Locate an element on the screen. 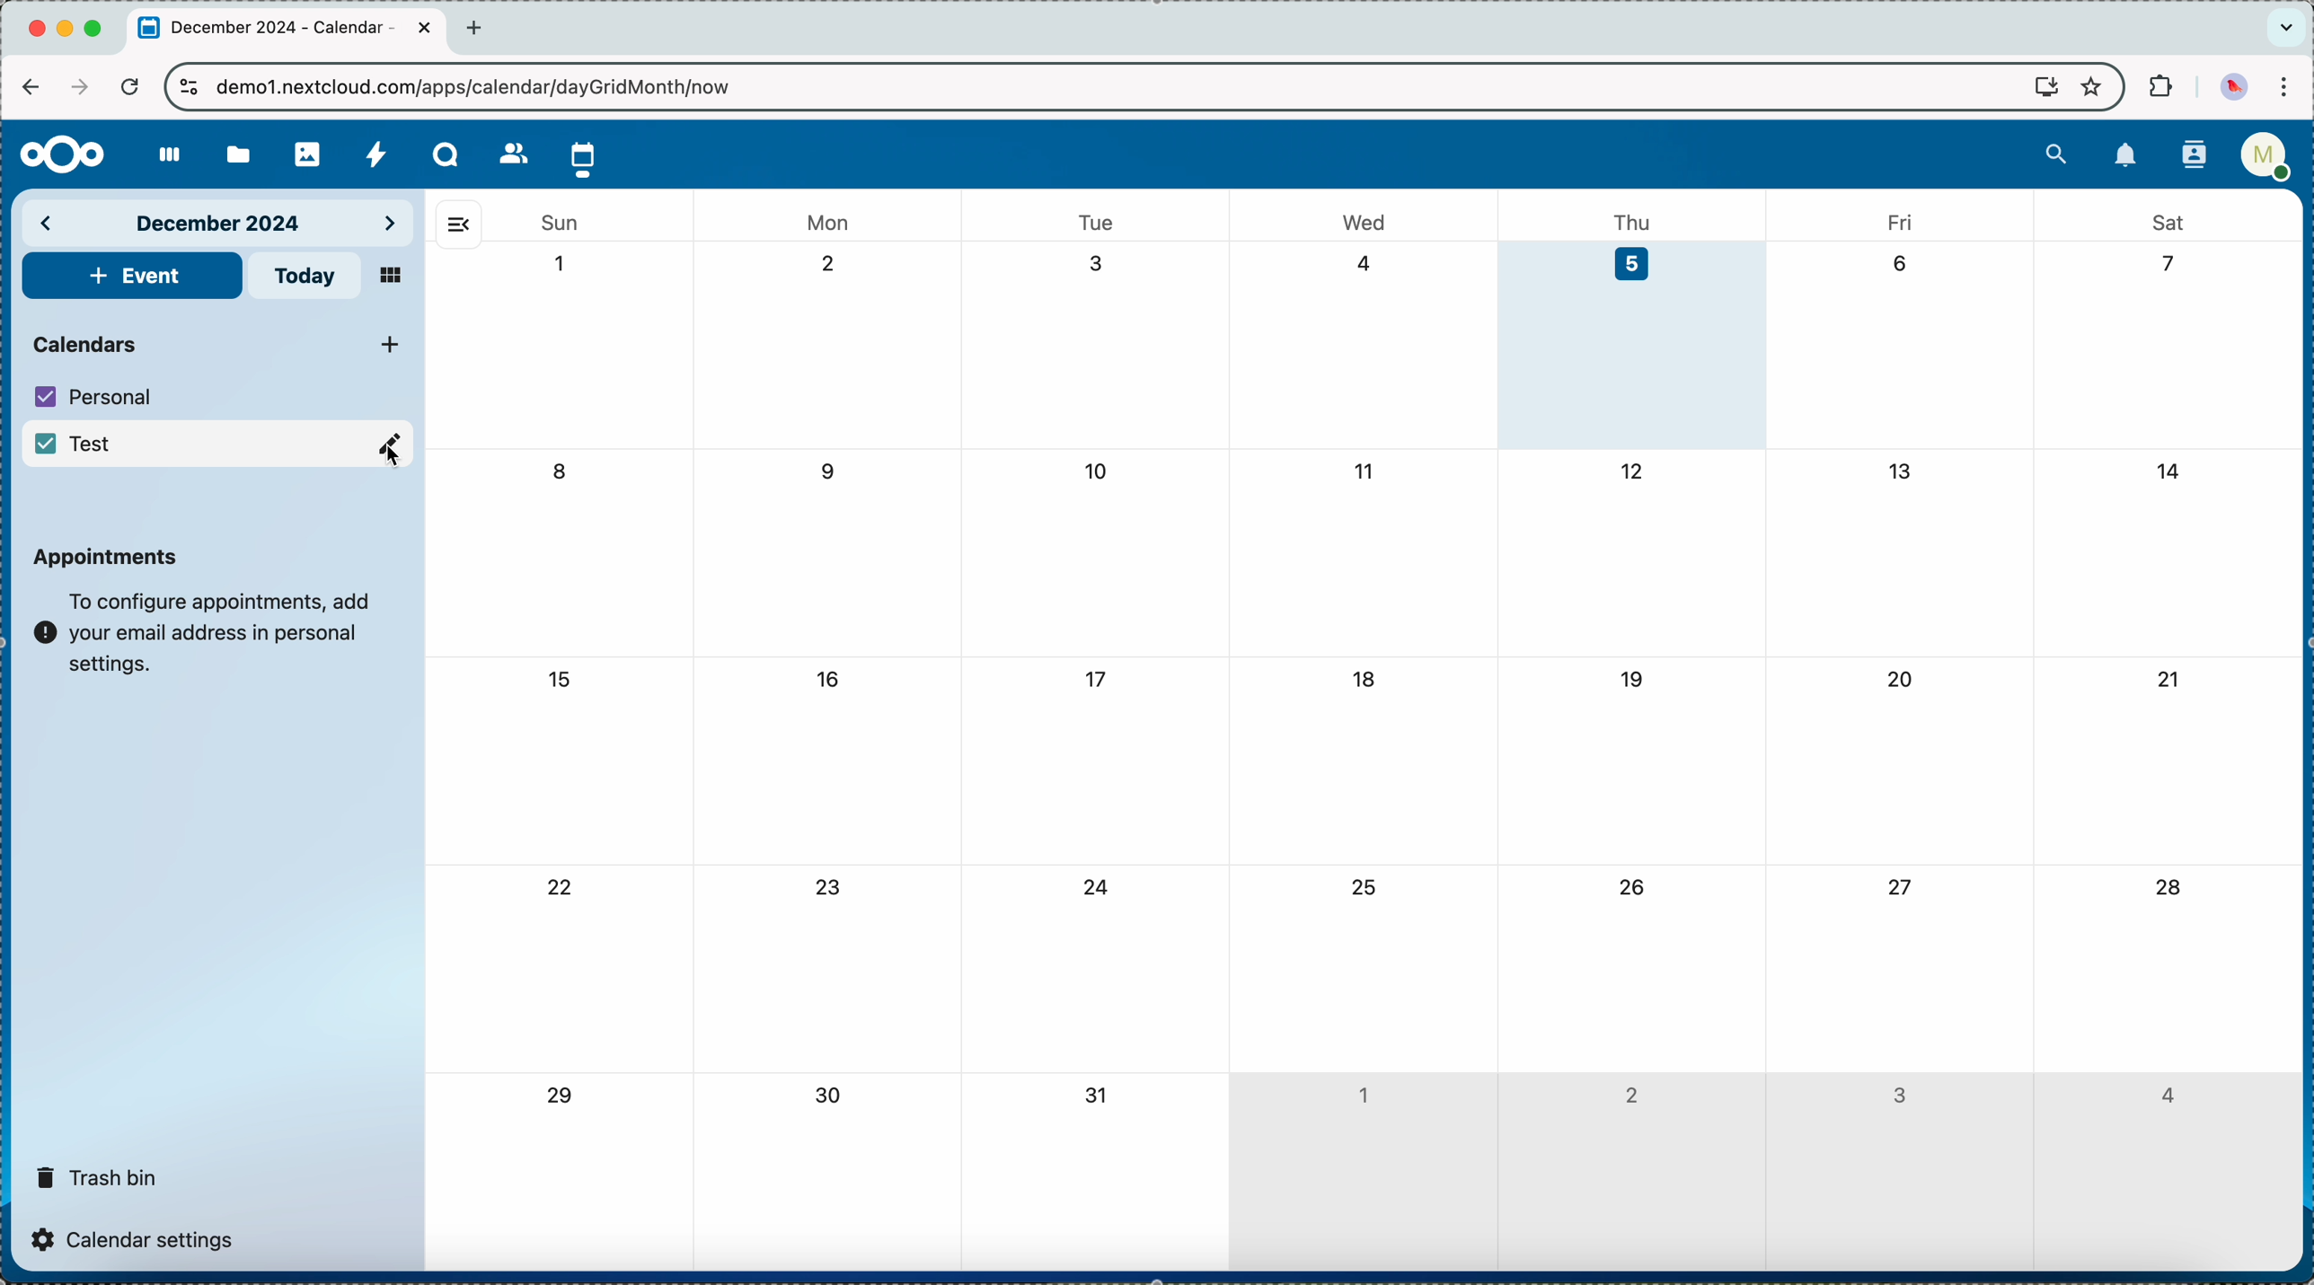 The height and width of the screenshot is (1285, 2314). files is located at coordinates (235, 152).